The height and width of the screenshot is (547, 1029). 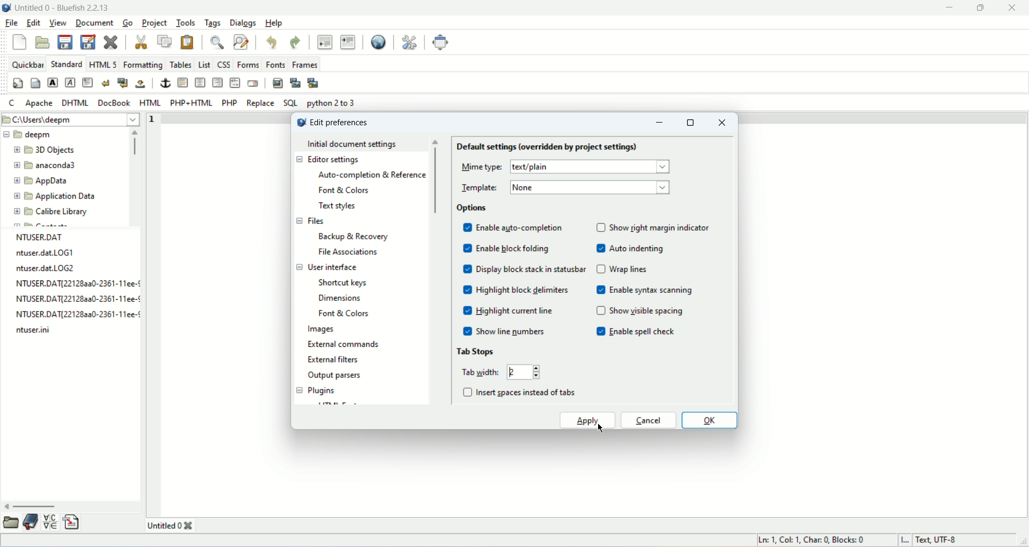 I want to click on insert thumbnail, so click(x=294, y=82).